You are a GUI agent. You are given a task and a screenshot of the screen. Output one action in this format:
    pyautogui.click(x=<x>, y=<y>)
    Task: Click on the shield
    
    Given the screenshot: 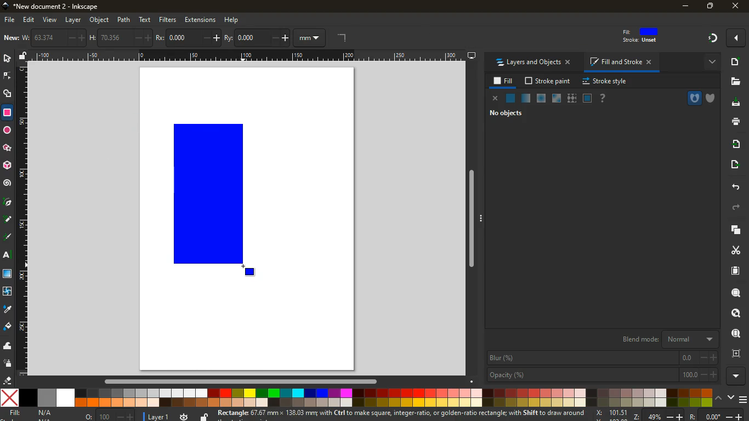 What is the action you would take?
    pyautogui.click(x=709, y=98)
    